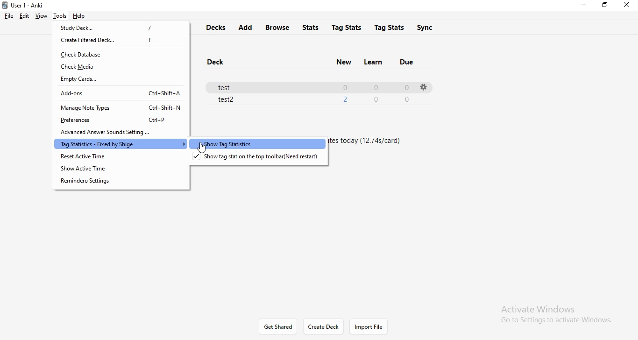  I want to click on new, so click(339, 62).